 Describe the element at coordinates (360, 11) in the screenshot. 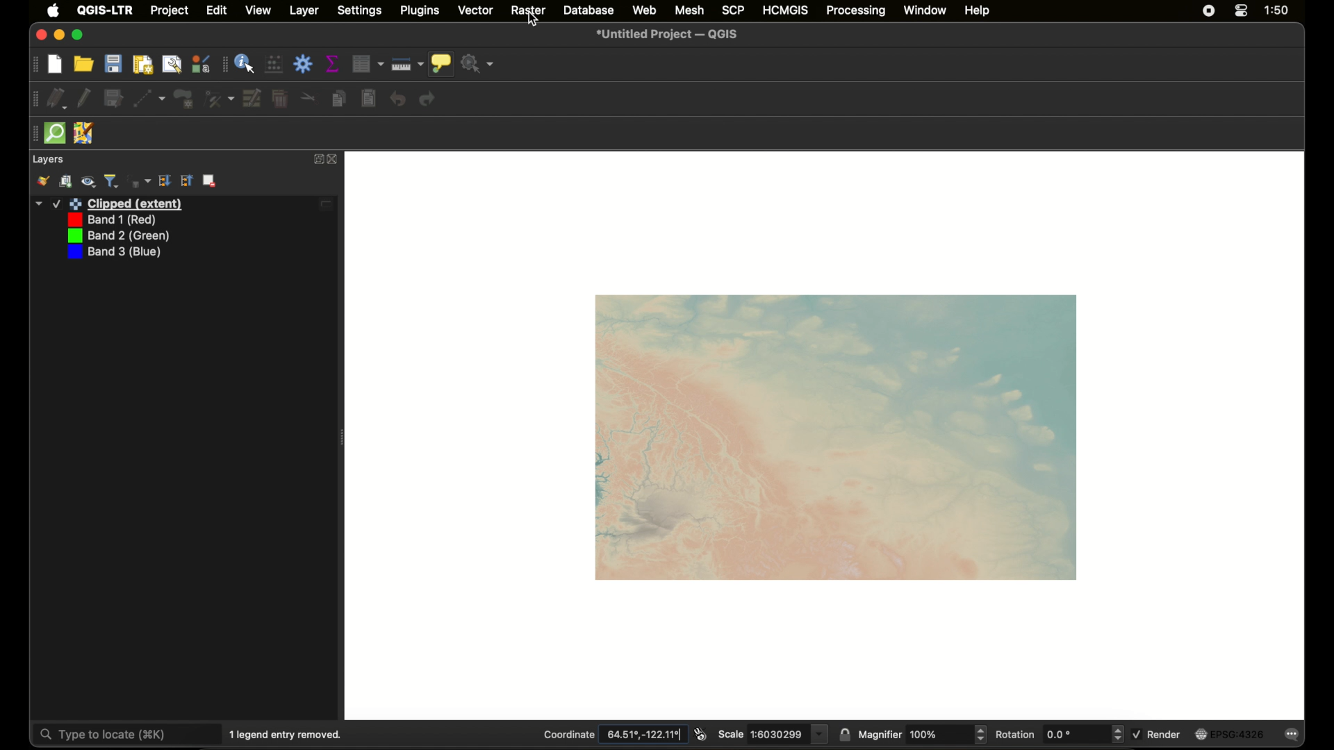

I see `settings` at that location.